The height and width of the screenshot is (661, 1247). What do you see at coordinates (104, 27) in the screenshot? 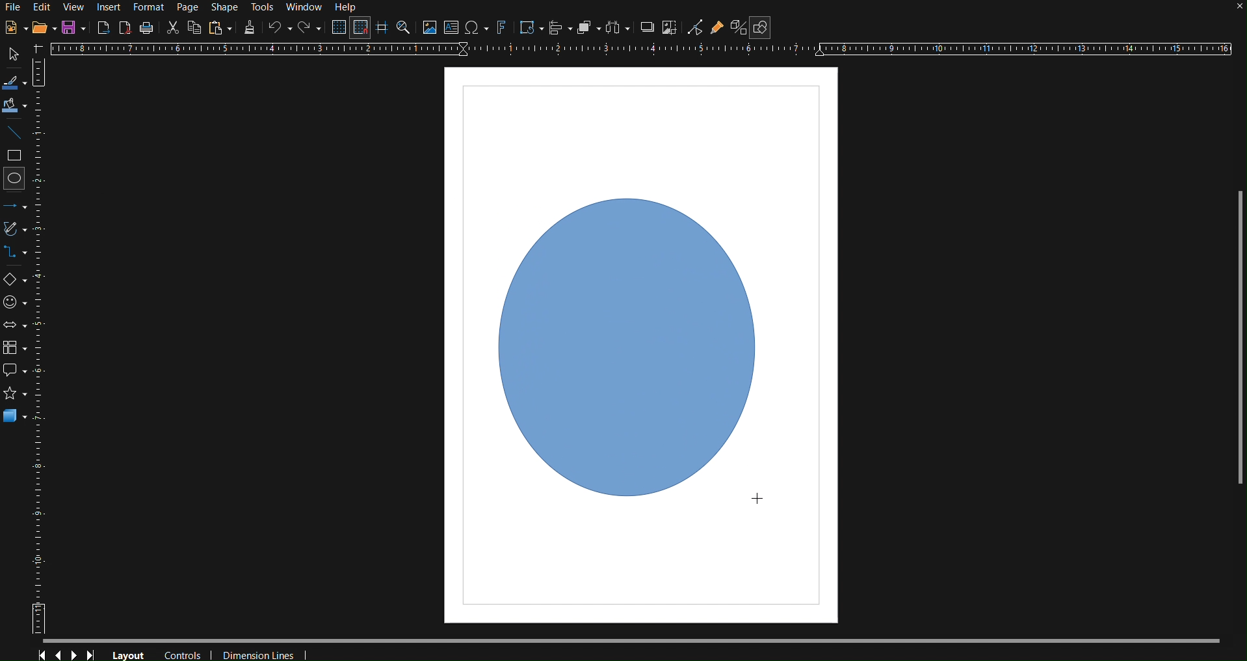
I see `Export` at bounding box center [104, 27].